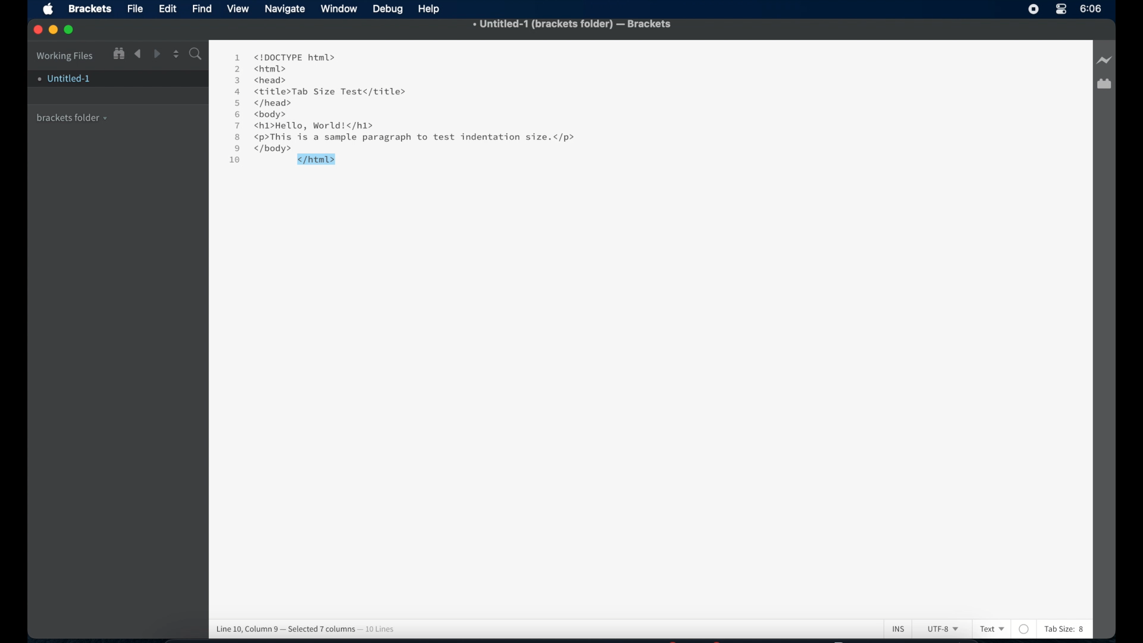  What do you see at coordinates (73, 116) in the screenshot?
I see `brackets folder` at bounding box center [73, 116].